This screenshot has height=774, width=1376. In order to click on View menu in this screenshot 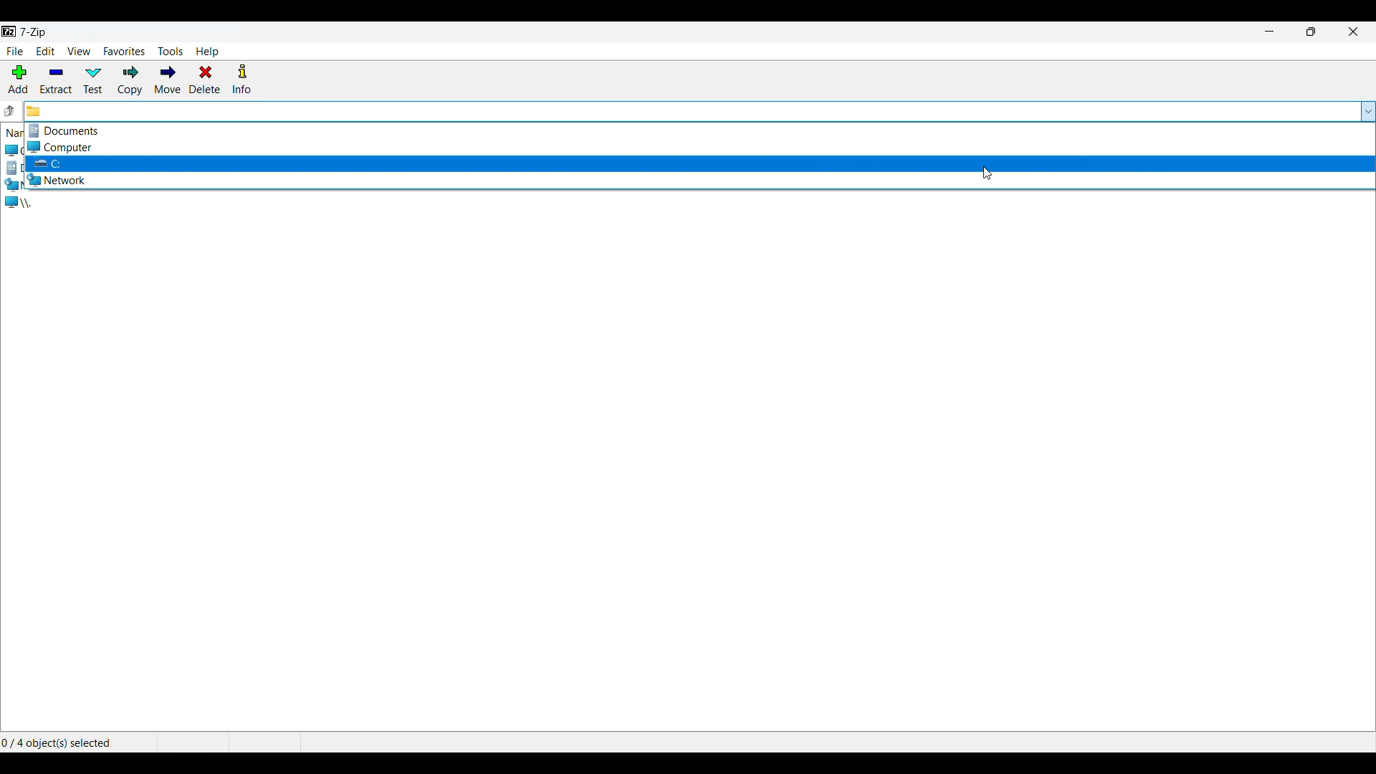, I will do `click(79, 51)`.